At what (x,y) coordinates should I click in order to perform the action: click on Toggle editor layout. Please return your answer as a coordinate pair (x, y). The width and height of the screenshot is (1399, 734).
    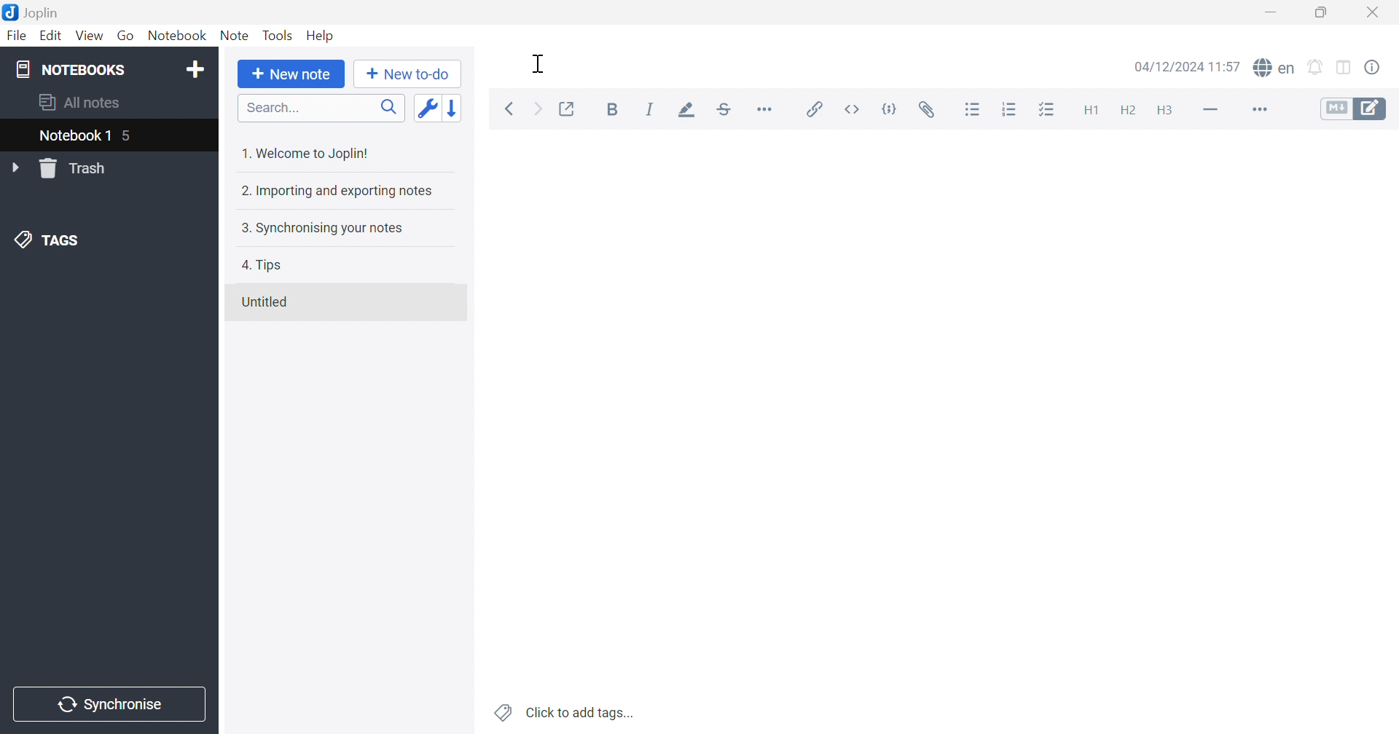
    Looking at the image, I should click on (1345, 68).